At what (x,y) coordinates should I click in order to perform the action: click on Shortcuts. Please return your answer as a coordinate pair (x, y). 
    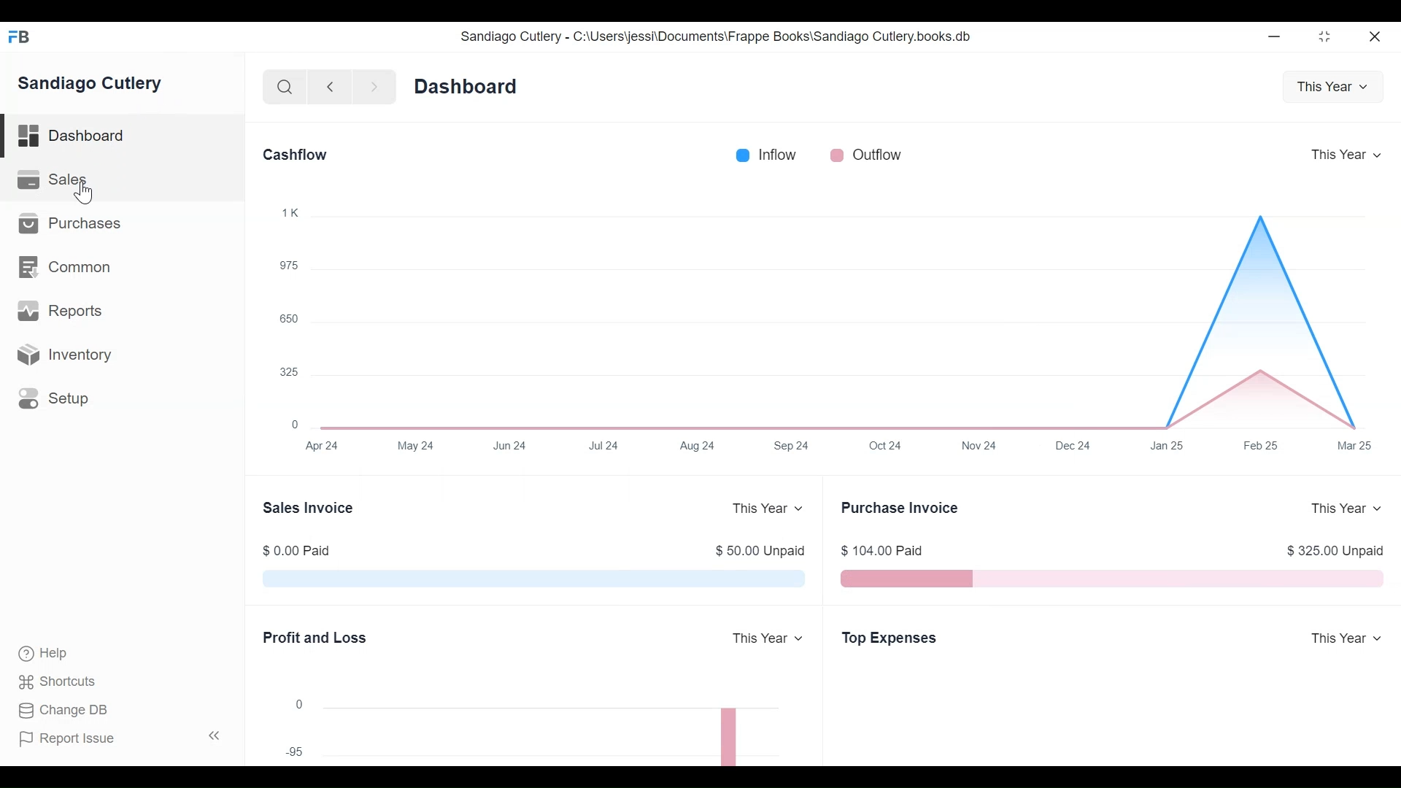
    Looking at the image, I should click on (60, 684).